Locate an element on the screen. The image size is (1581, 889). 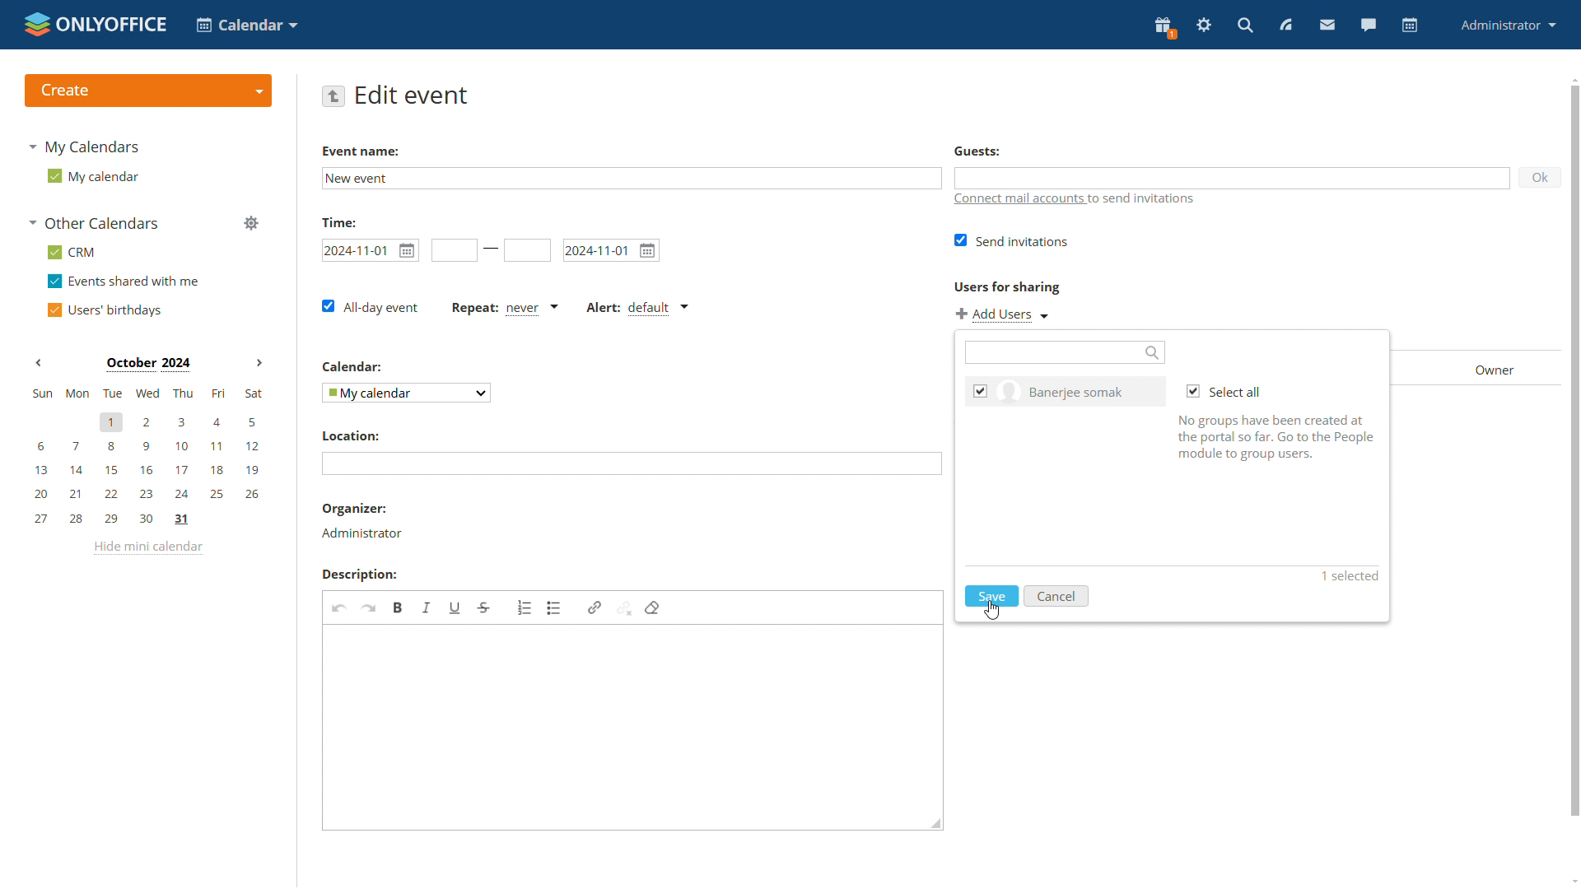
save is located at coordinates (991, 595).